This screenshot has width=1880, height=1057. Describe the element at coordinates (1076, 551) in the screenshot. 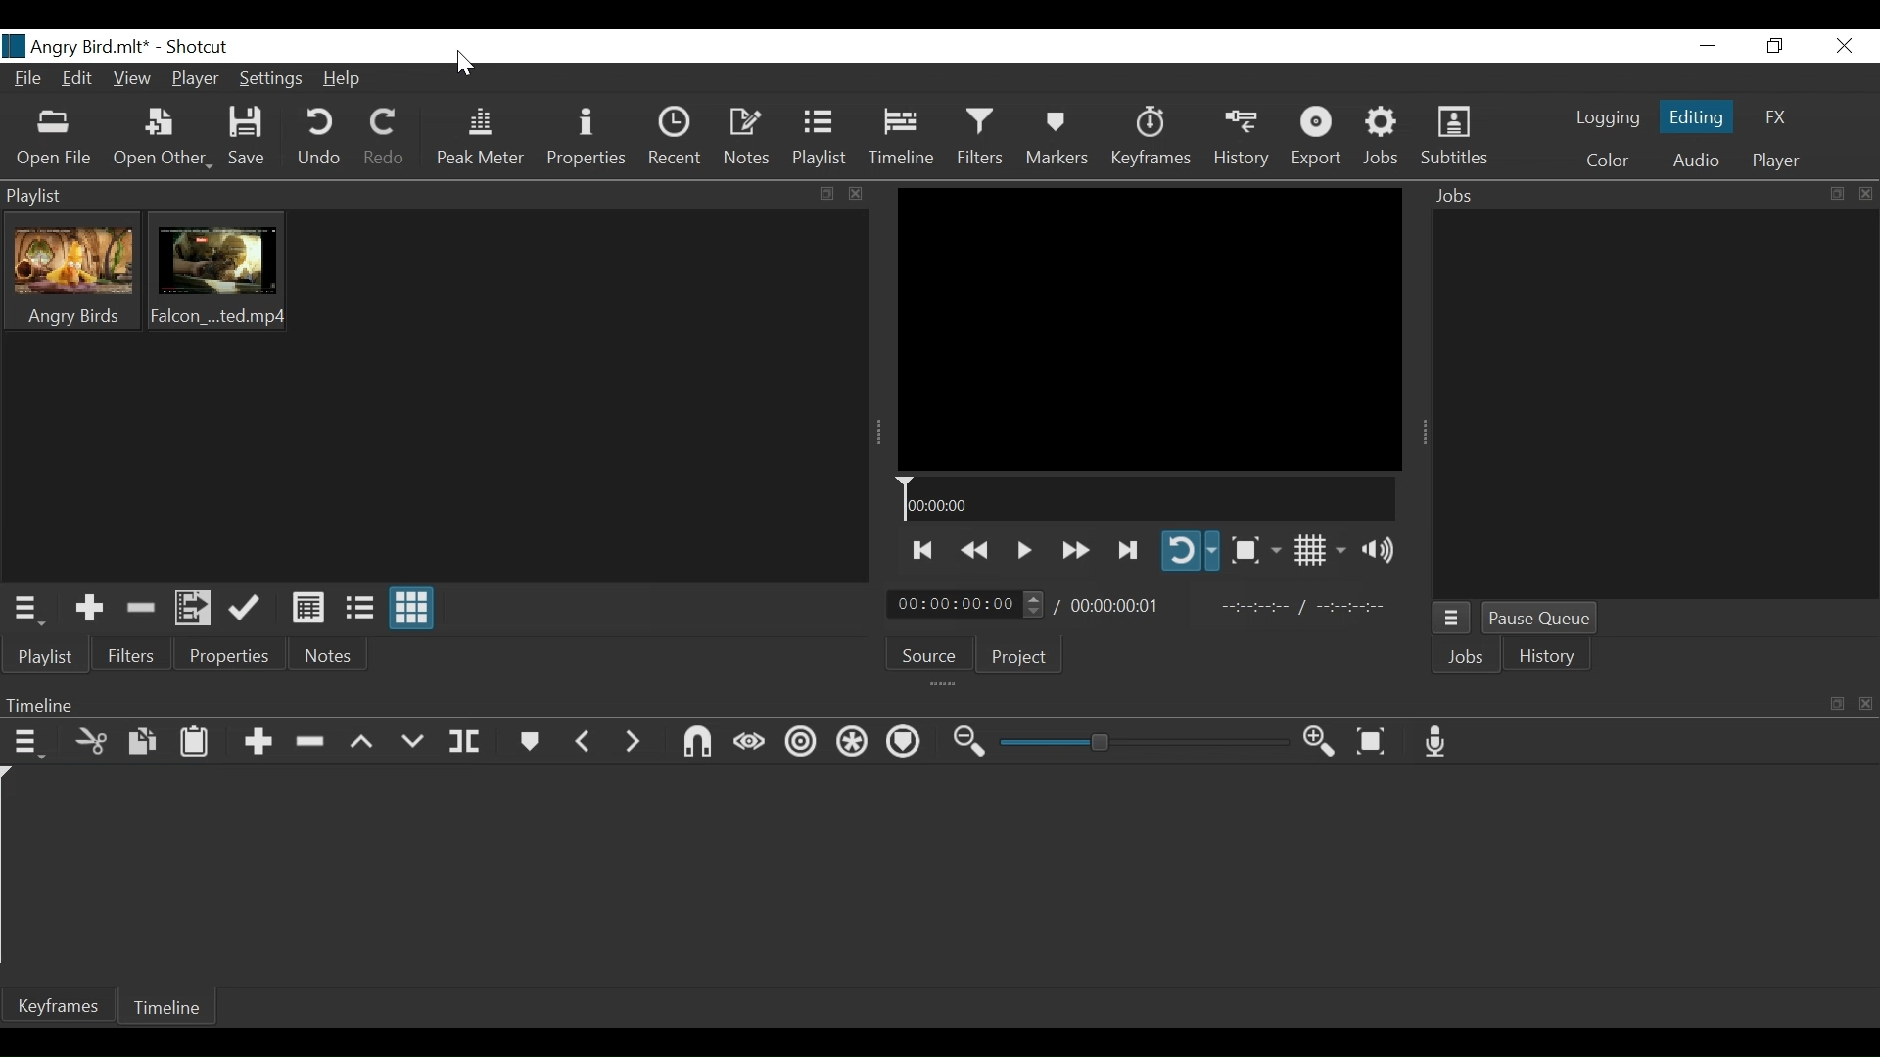

I see `Play forward quickly` at that location.